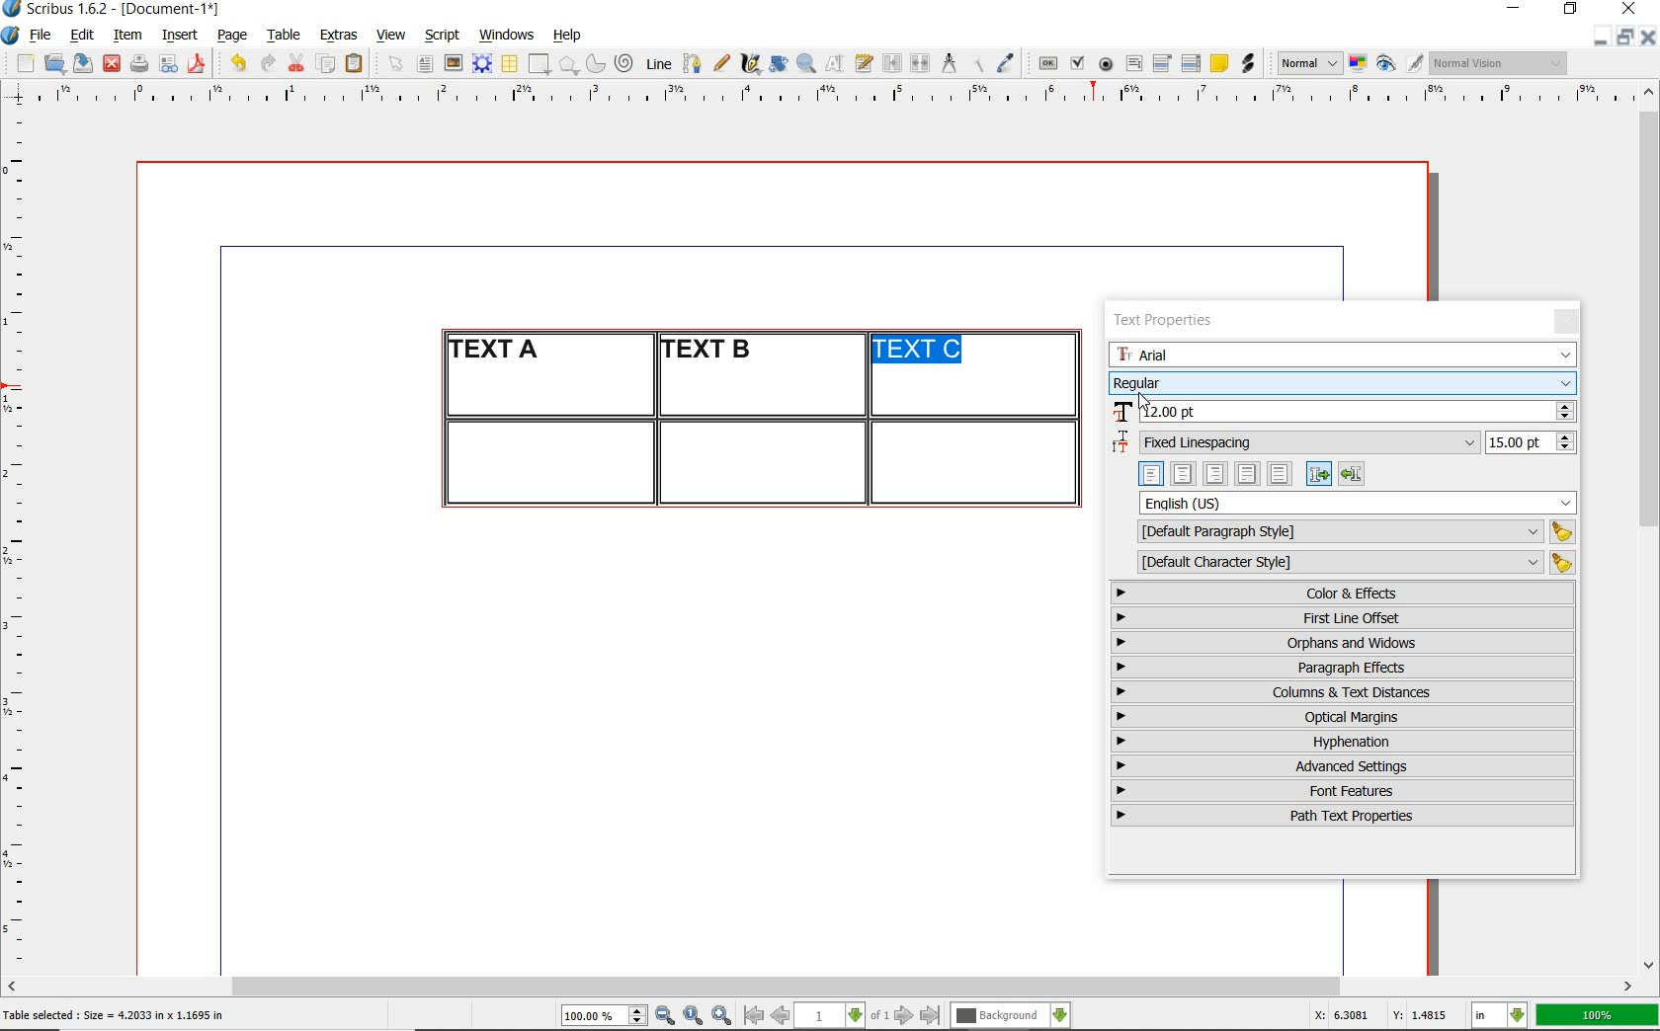 The height and width of the screenshot is (1031, 1660). What do you see at coordinates (1599, 1015) in the screenshot?
I see `100%` at bounding box center [1599, 1015].